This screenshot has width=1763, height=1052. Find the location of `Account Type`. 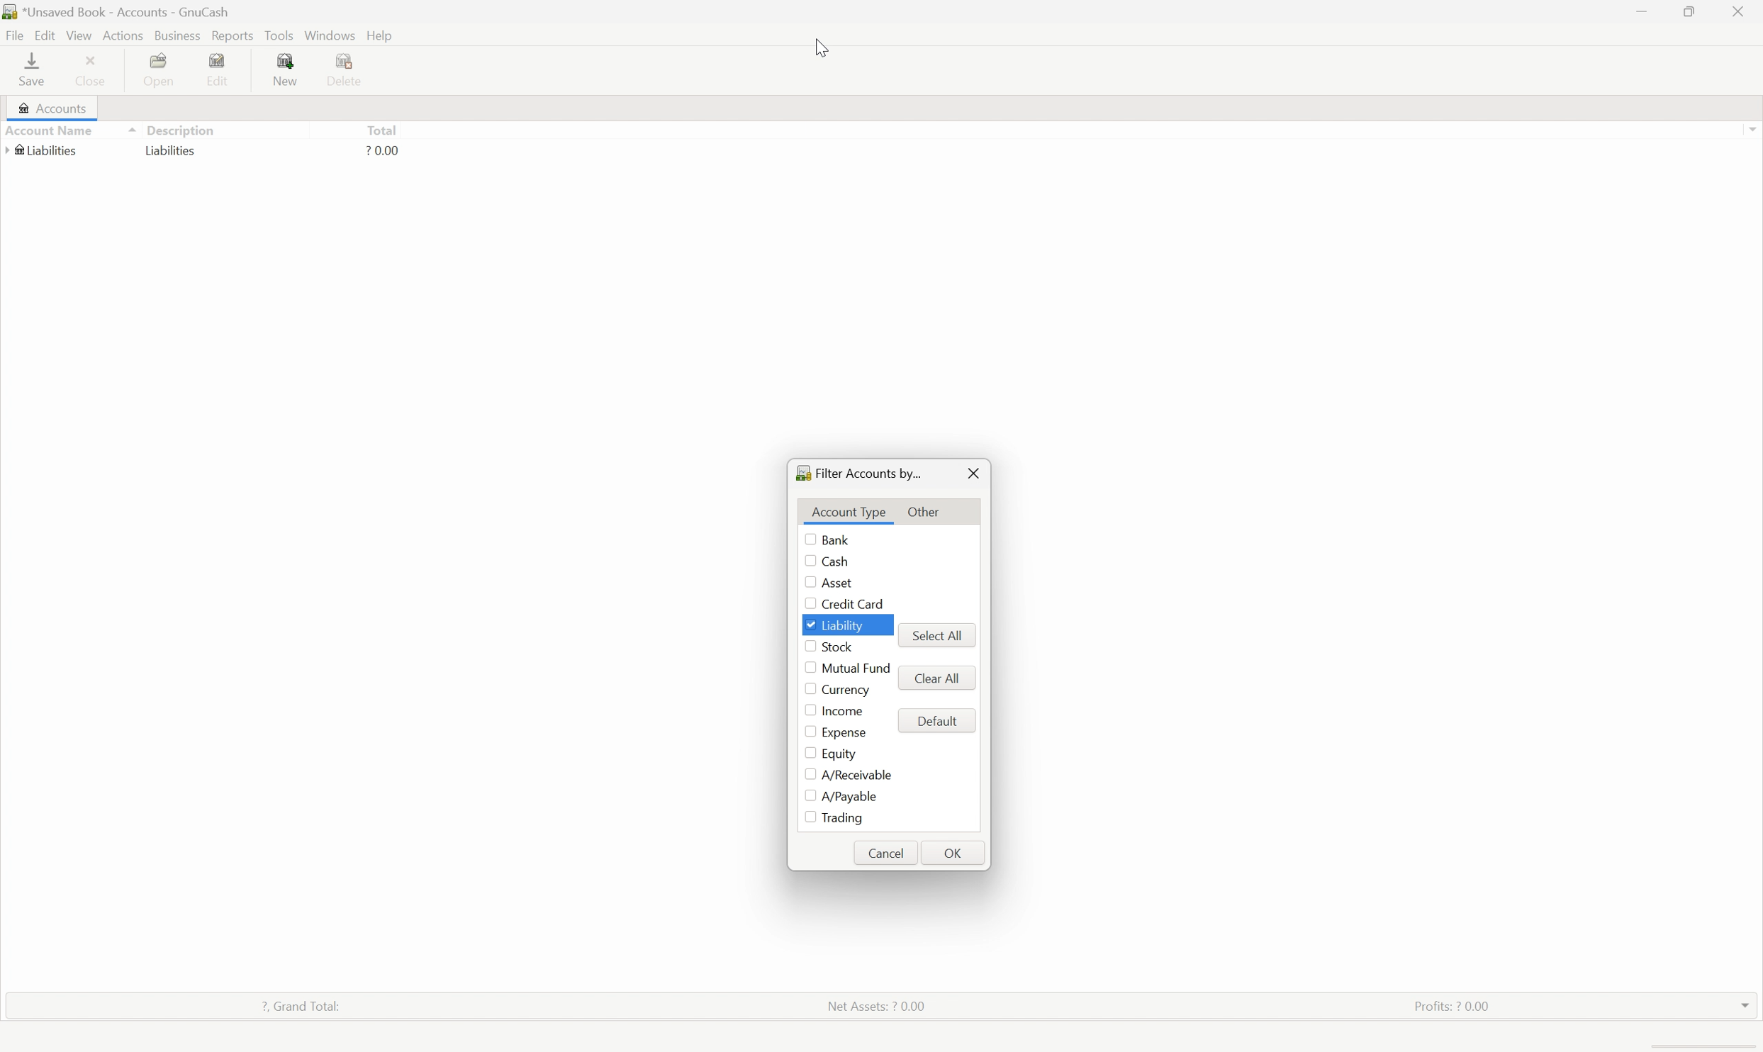

Account Type is located at coordinates (850, 511).